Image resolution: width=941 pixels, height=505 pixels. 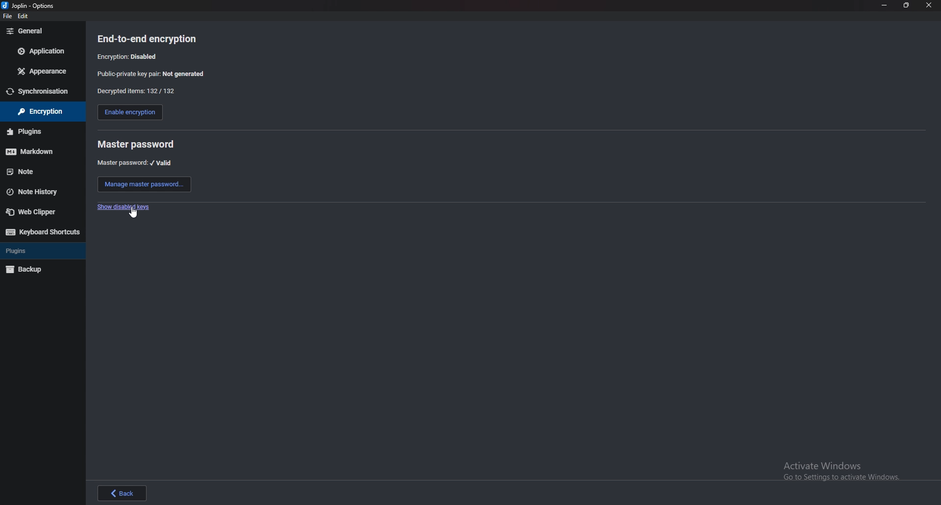 I want to click on options, so click(x=32, y=5).